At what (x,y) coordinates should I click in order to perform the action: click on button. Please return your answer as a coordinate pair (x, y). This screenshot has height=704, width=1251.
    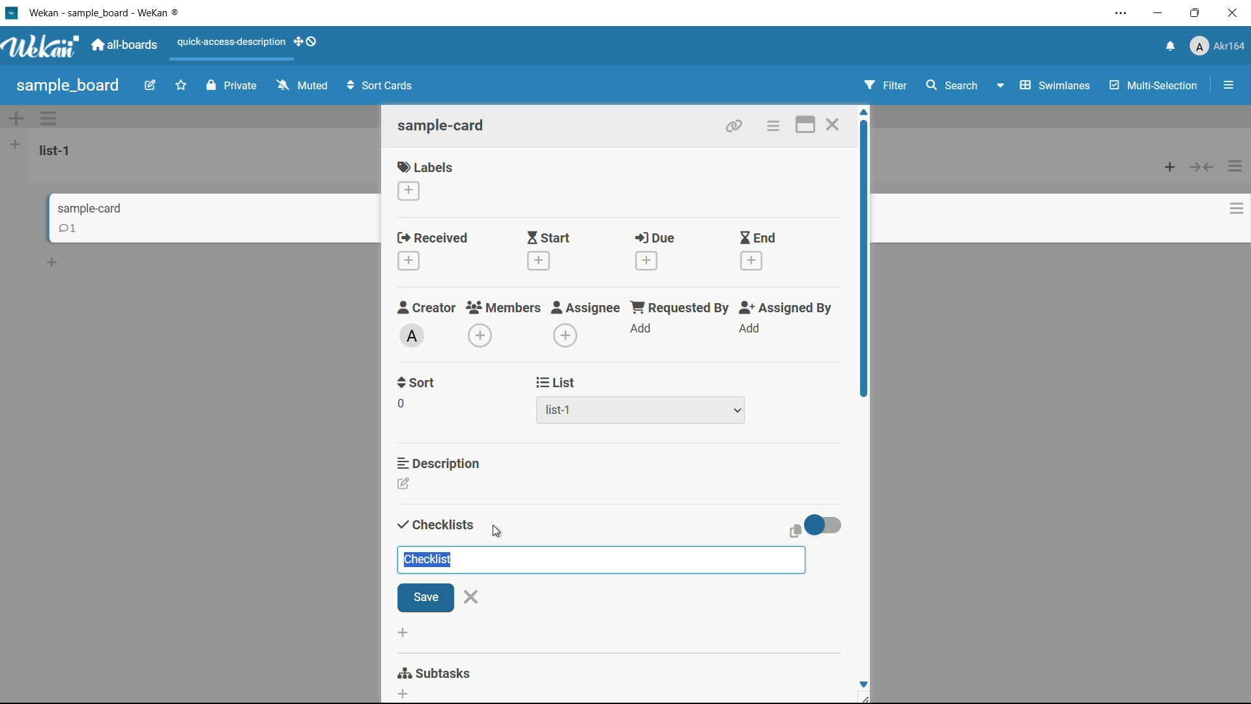
    Looking at the image, I should click on (1205, 166).